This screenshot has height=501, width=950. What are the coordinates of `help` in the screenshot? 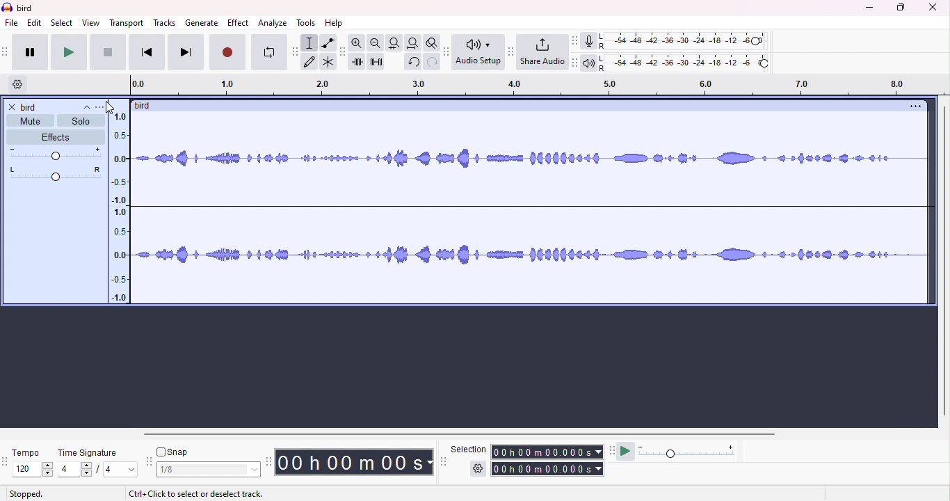 It's located at (333, 22).